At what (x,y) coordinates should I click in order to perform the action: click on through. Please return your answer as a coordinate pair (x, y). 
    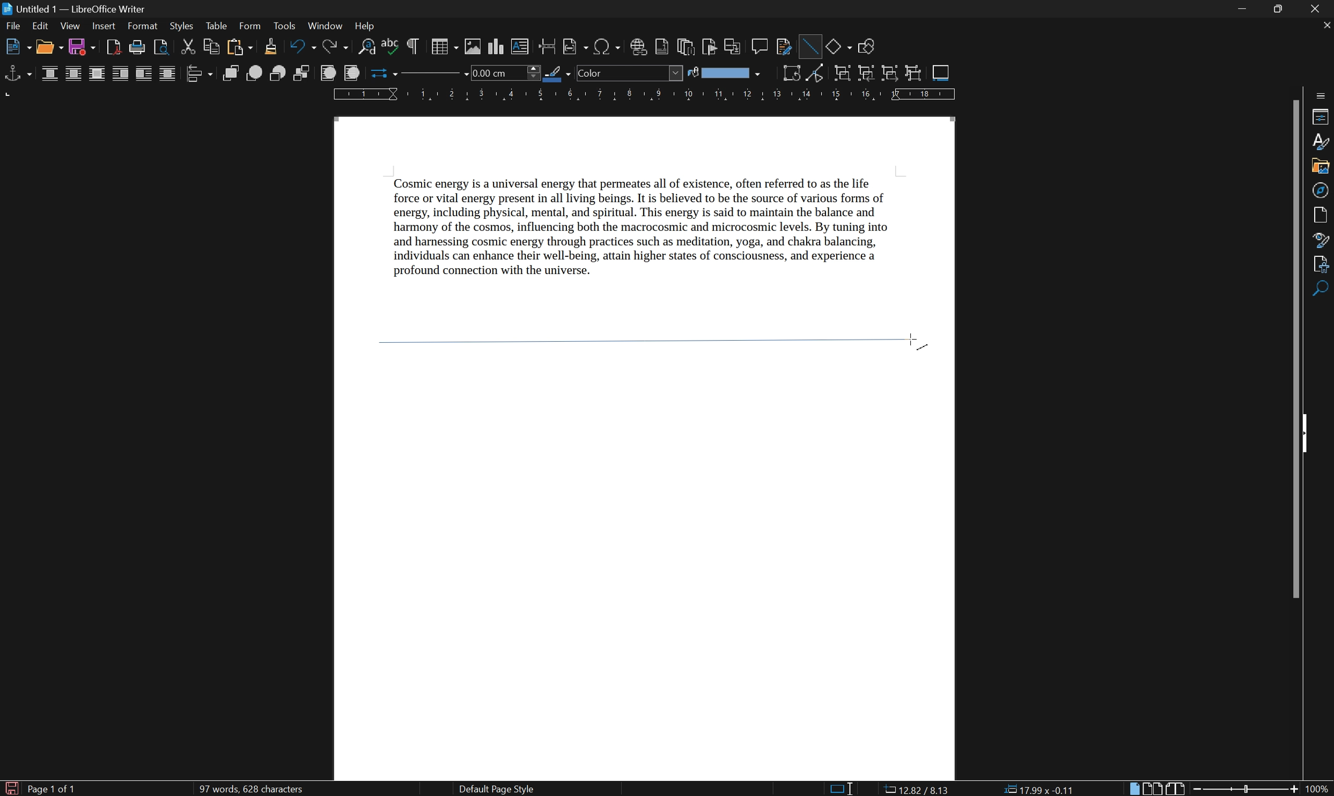
    Looking at the image, I should click on (168, 73).